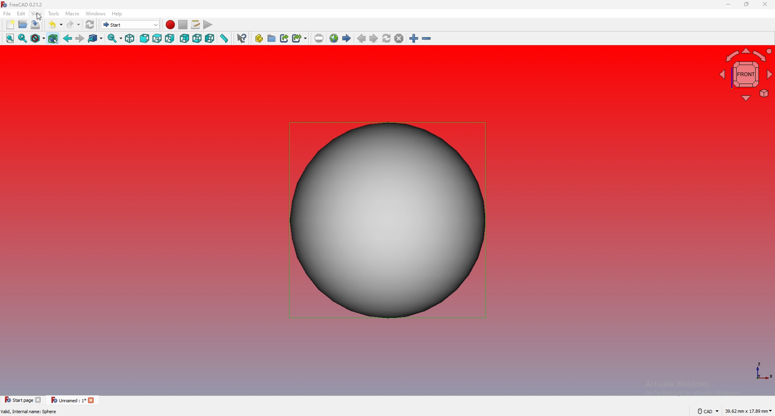  I want to click on close, so click(765, 4).